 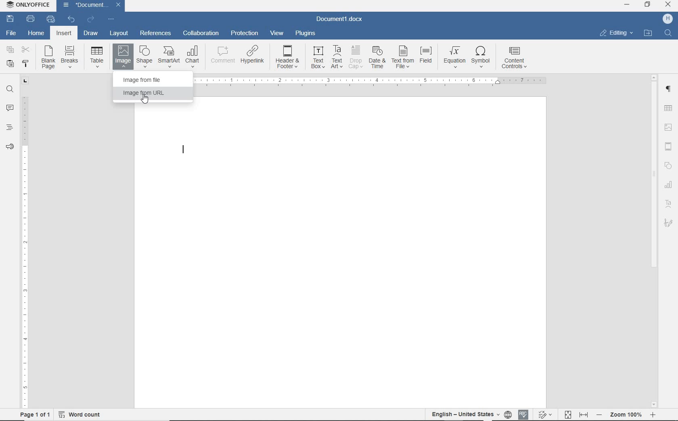 What do you see at coordinates (10, 146) in the screenshot?
I see `feedback & support` at bounding box center [10, 146].